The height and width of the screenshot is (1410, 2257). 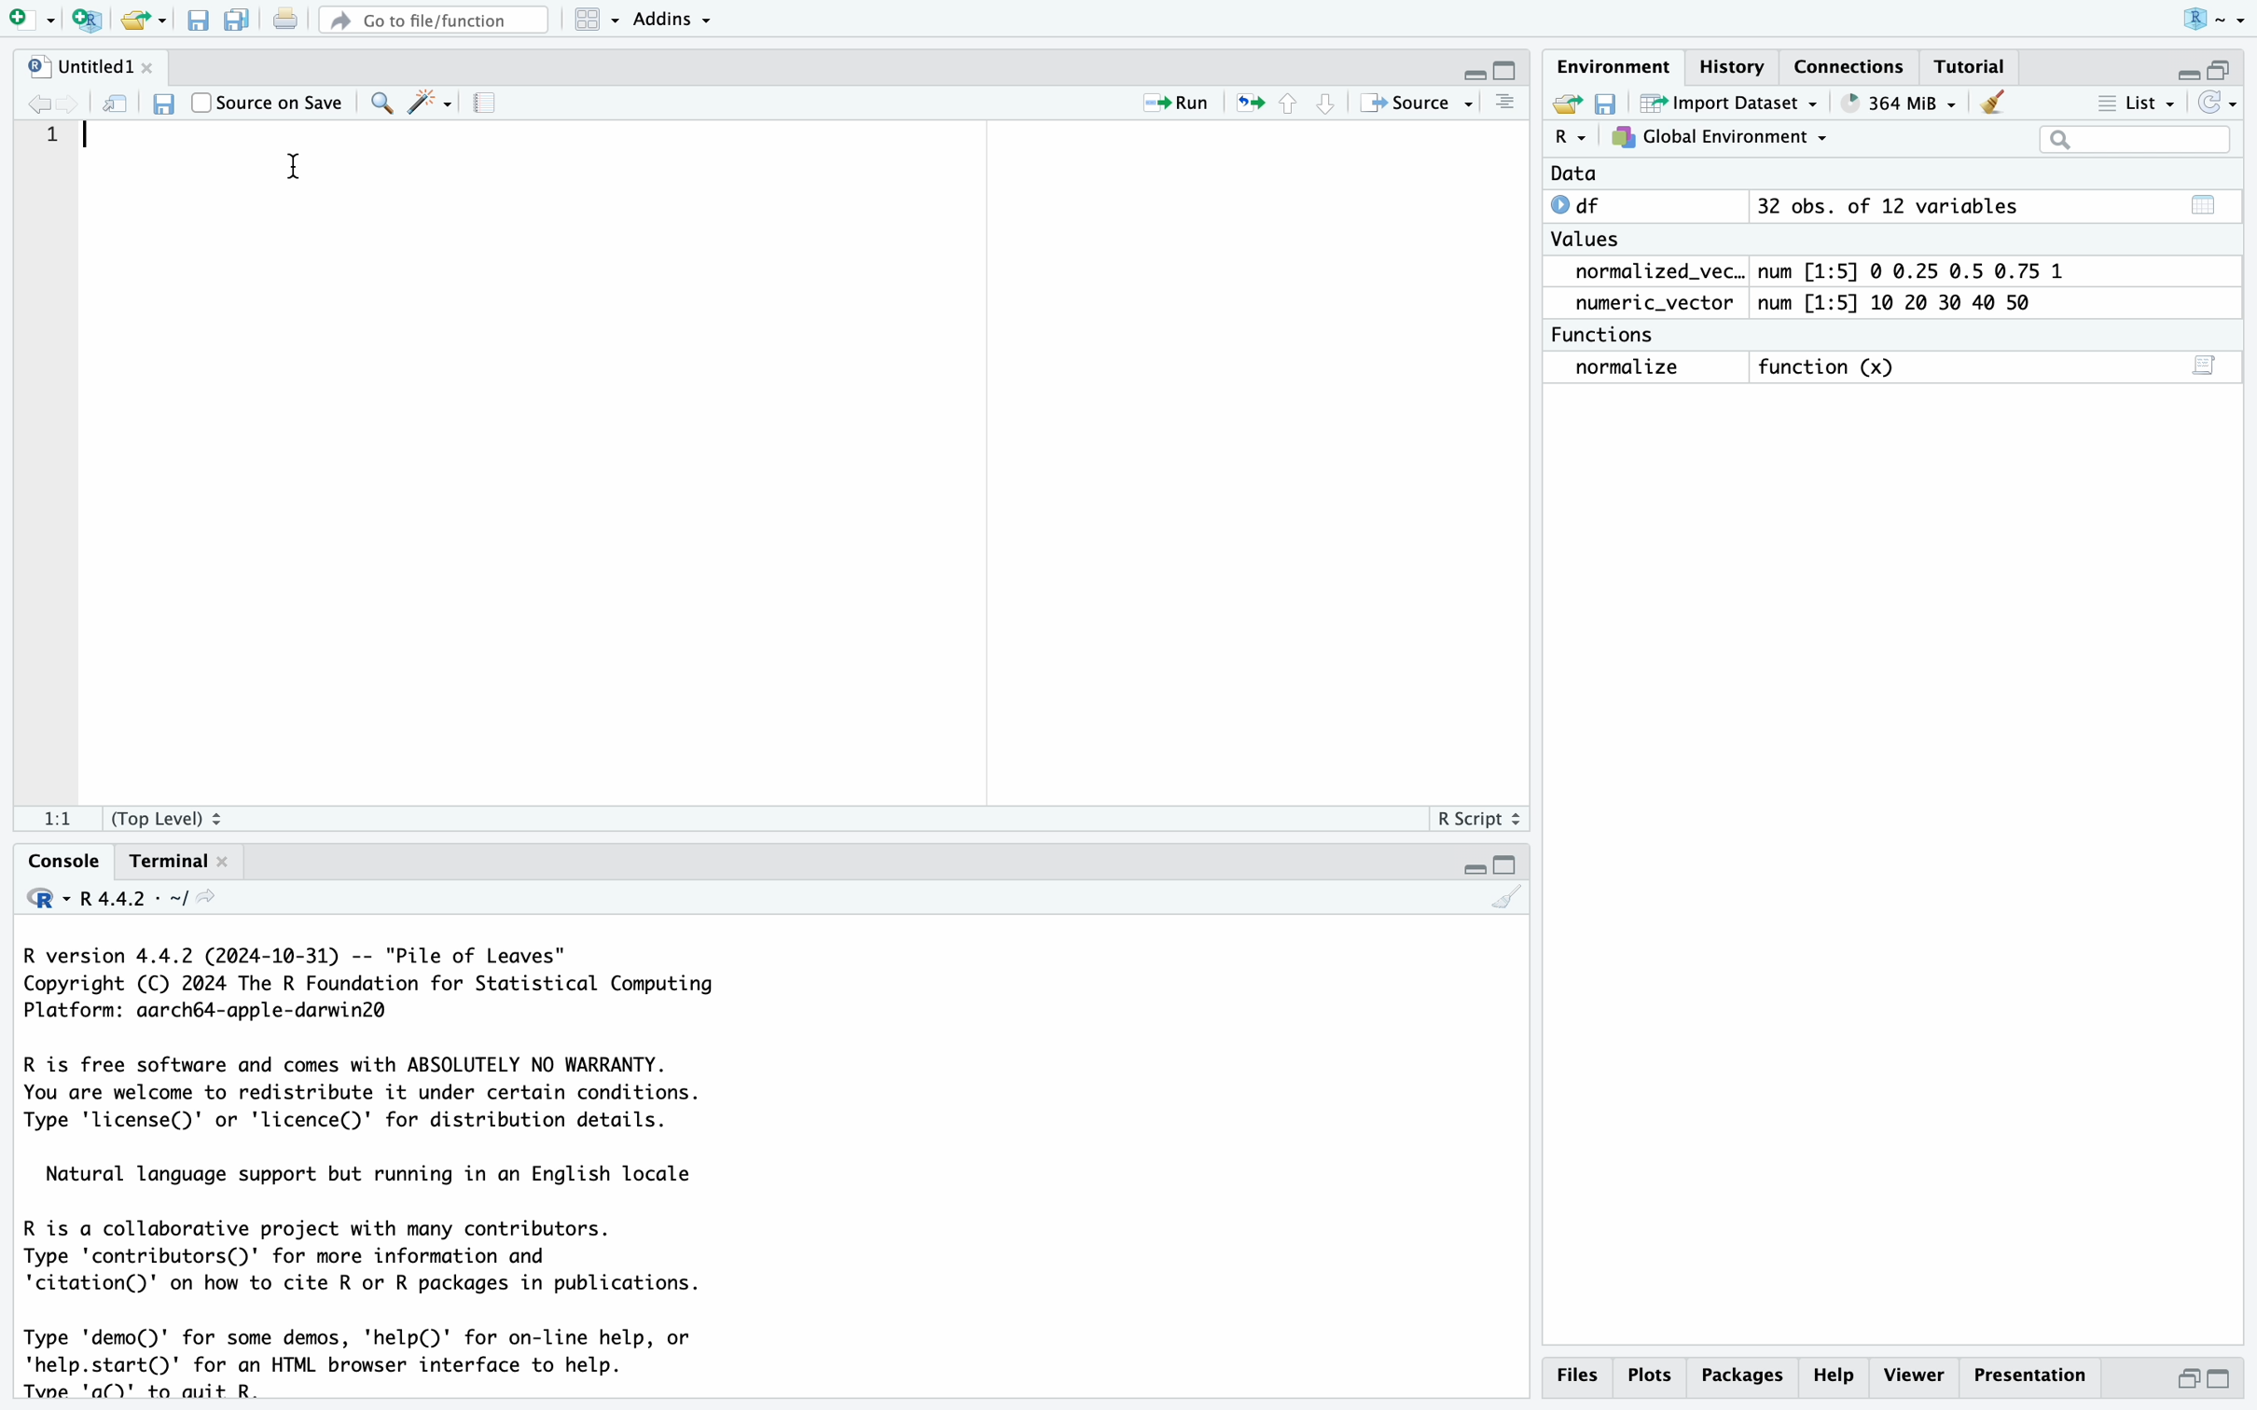 I want to click on Refresh, so click(x=2220, y=103).